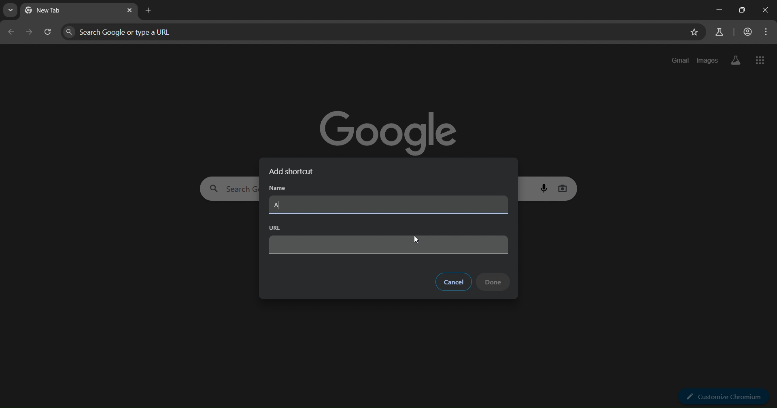 The height and width of the screenshot is (408, 777). I want to click on restore down, so click(739, 11).